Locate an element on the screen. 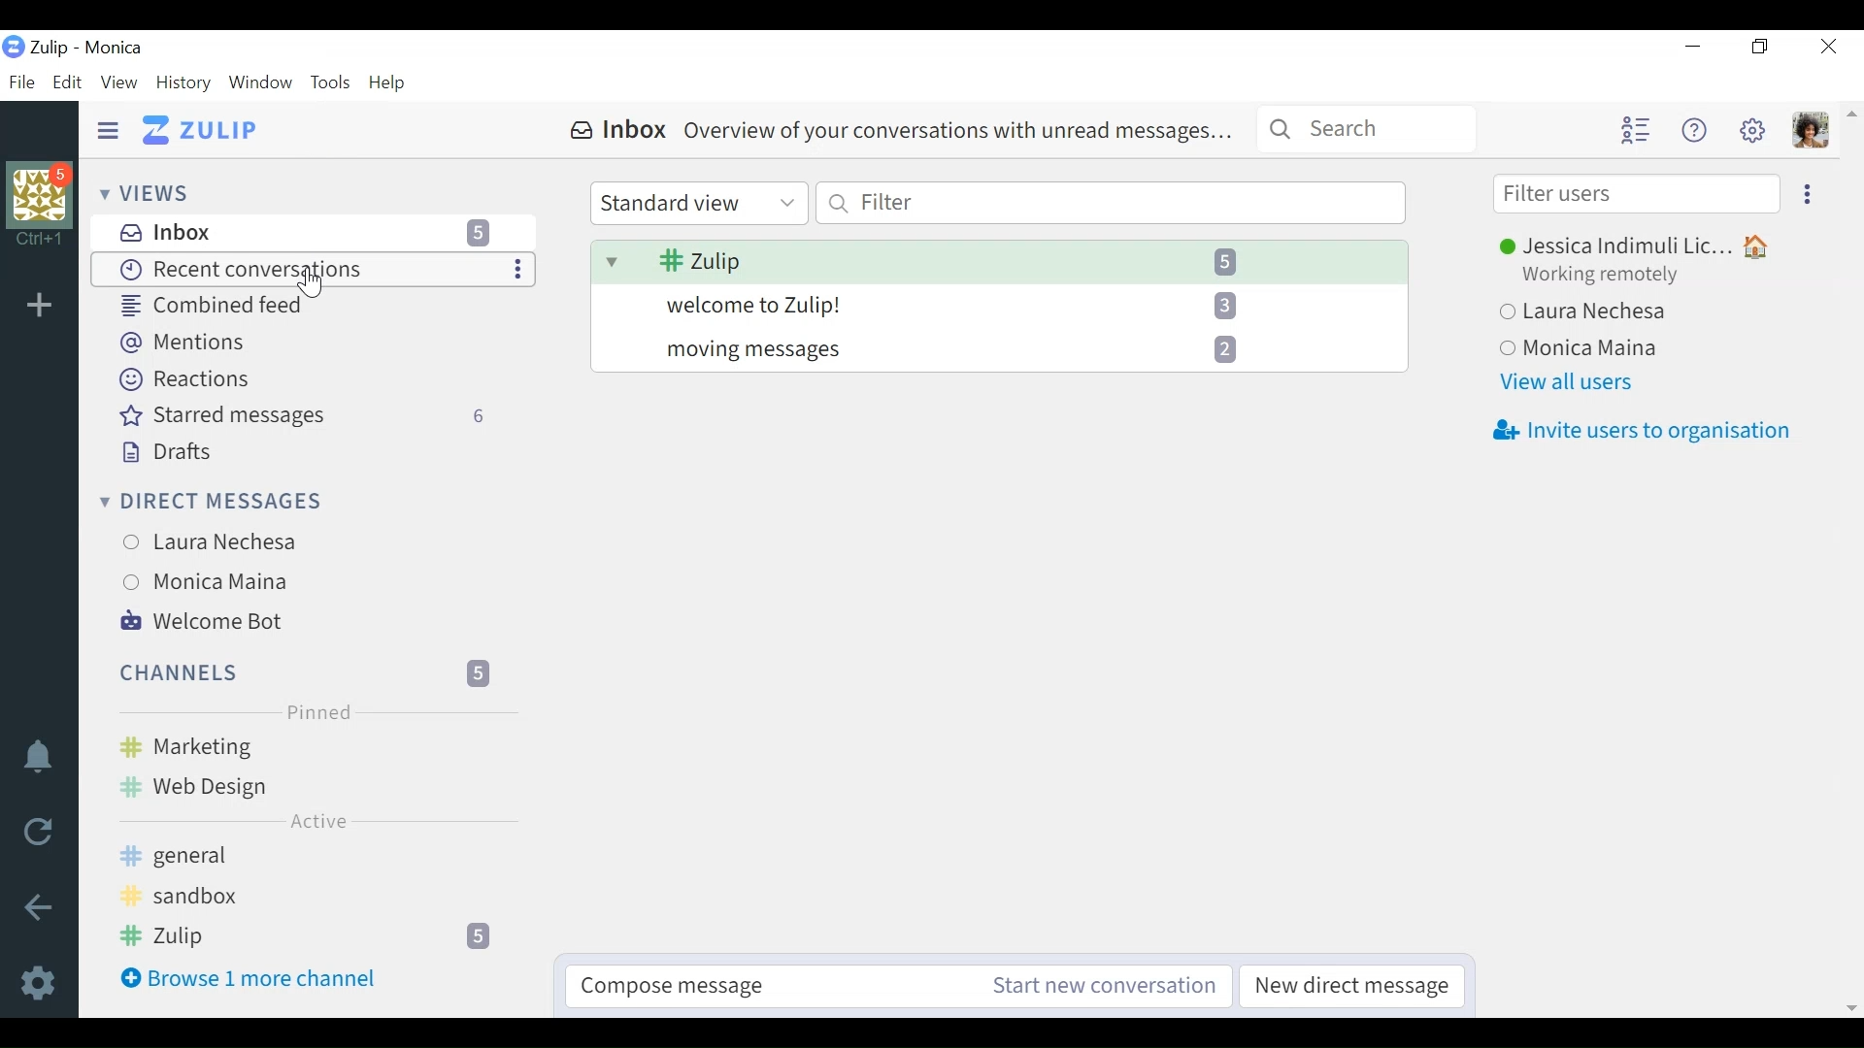 Image resolution: width=1864 pixels, height=1048 pixels. Zulip is located at coordinates (300, 935).